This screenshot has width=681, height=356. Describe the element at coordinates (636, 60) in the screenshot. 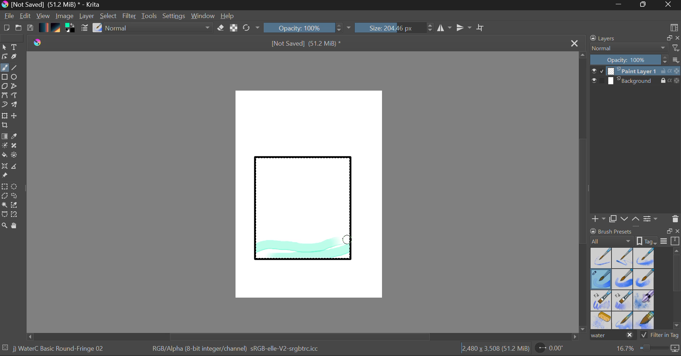

I see `Layer Opacity` at that location.